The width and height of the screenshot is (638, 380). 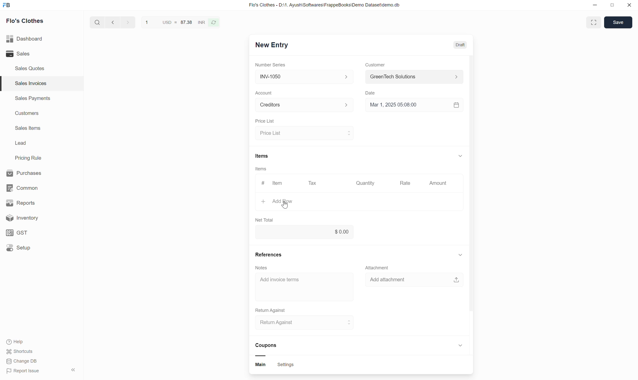 I want to click on Sales Payments, so click(x=32, y=99).